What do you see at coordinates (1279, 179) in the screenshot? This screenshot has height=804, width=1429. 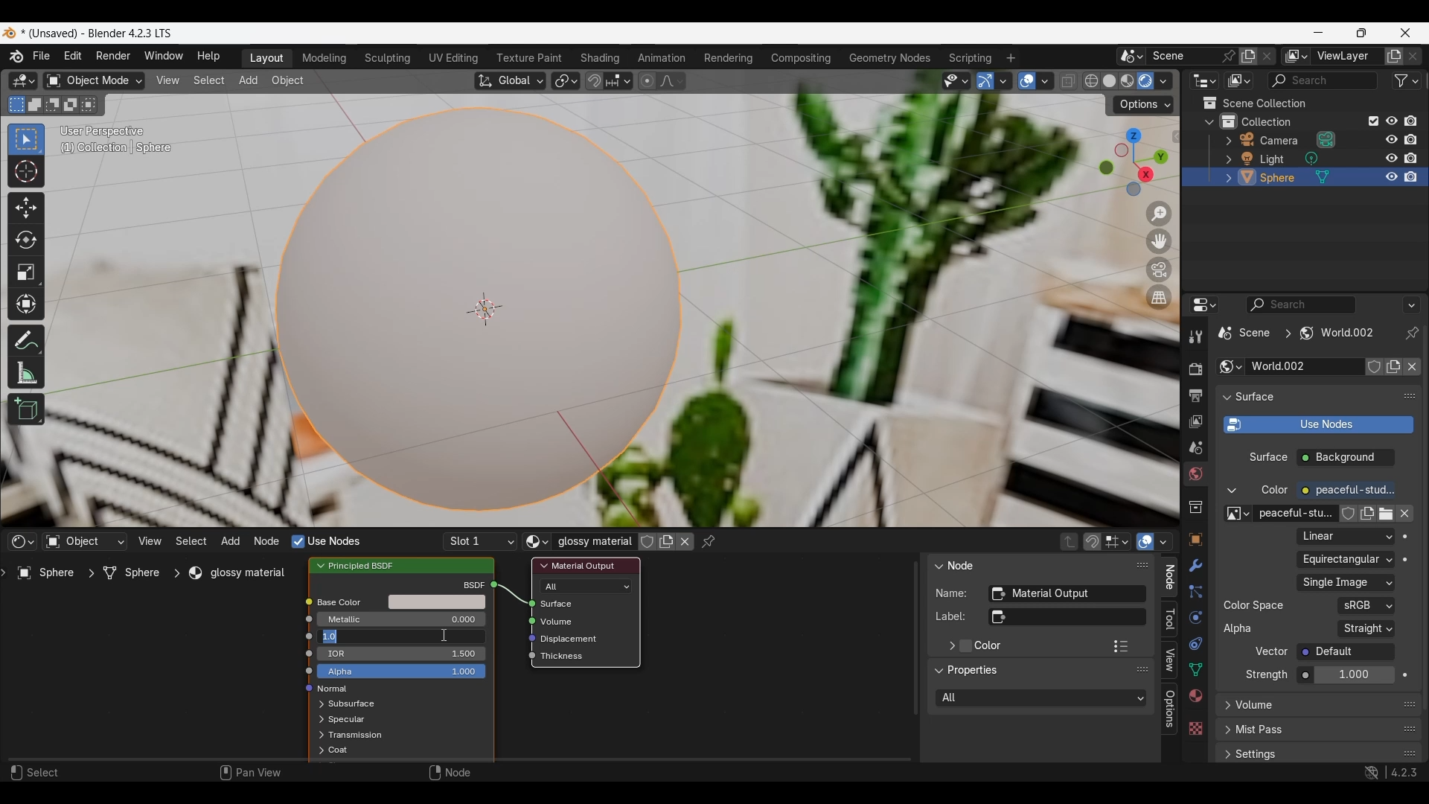 I see `sphere` at bounding box center [1279, 179].